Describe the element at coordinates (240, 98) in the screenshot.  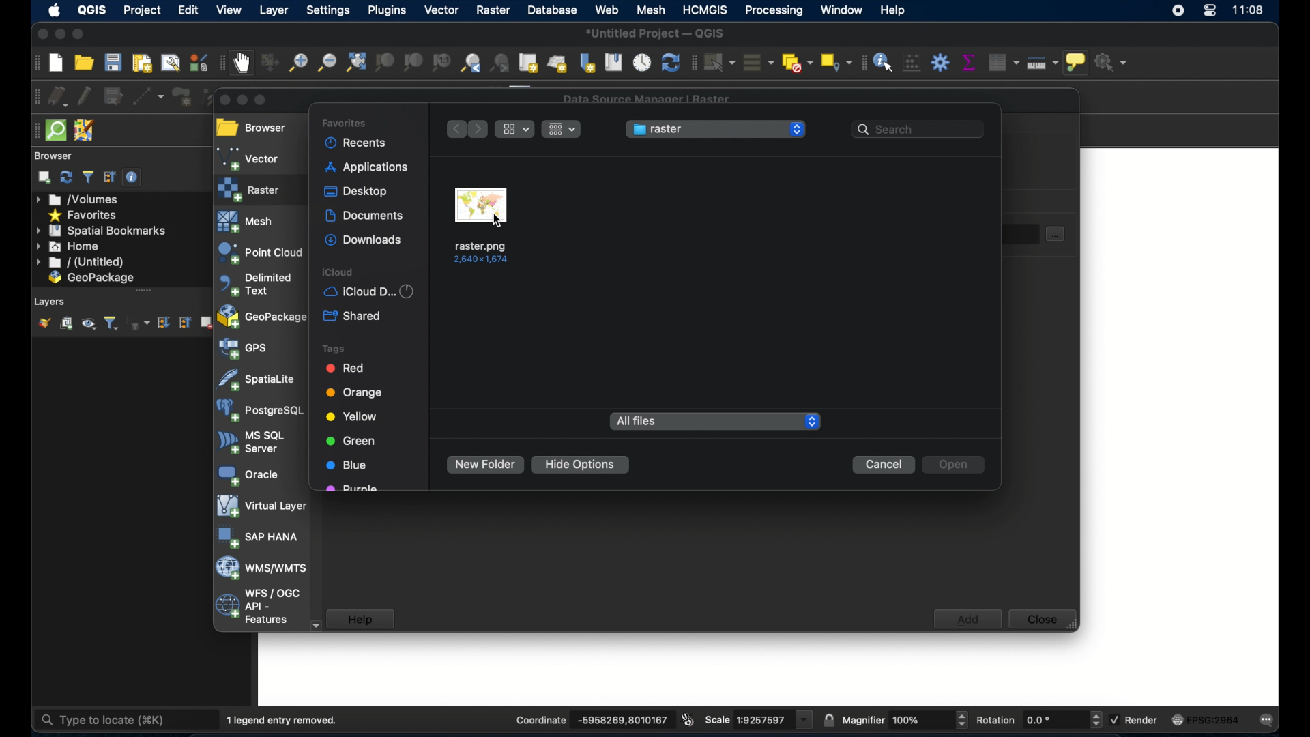
I see `minimize` at that location.